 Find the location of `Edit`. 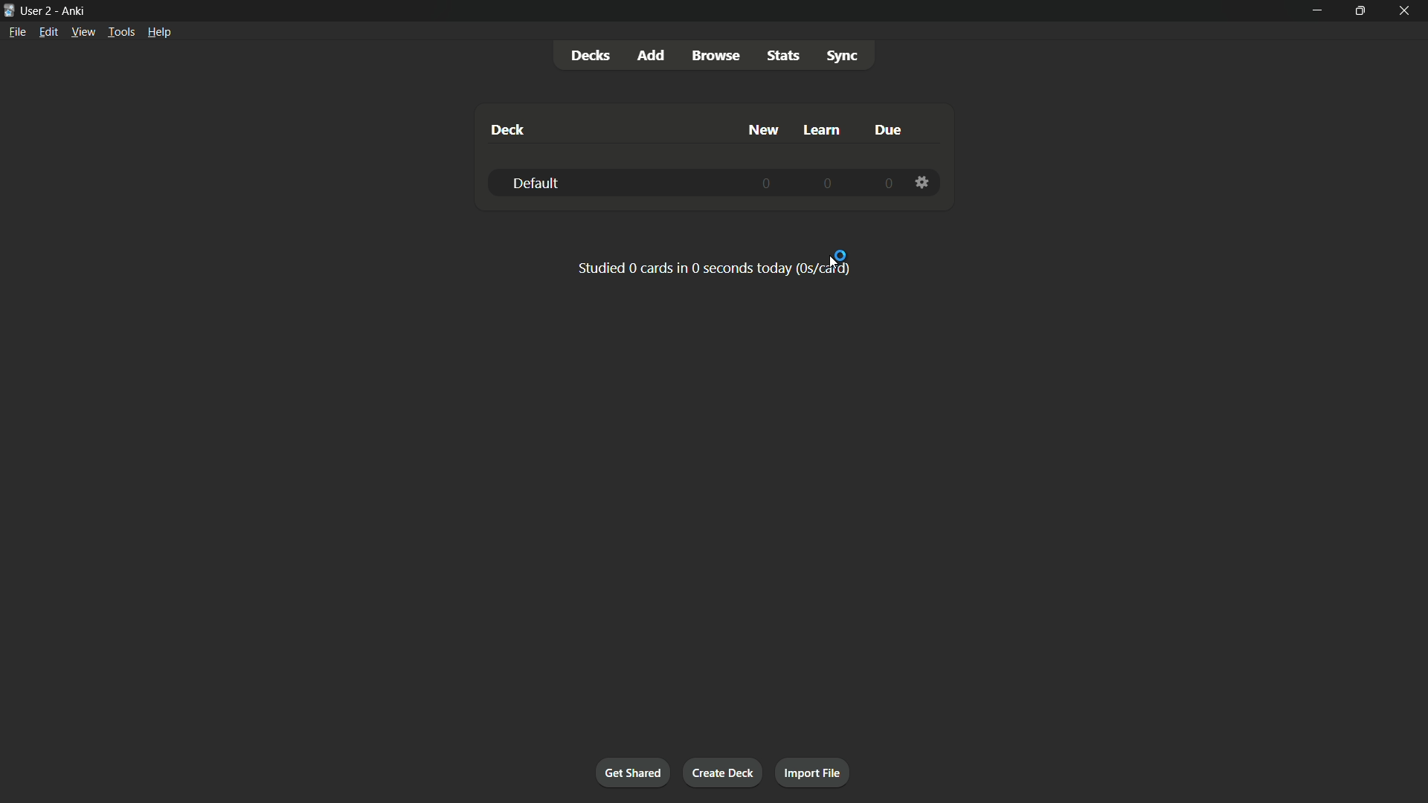

Edit is located at coordinates (48, 31).